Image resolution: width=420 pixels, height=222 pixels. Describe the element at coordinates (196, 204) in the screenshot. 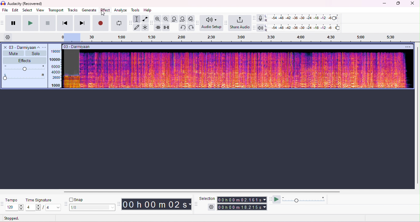

I see `selection tool bar` at that location.